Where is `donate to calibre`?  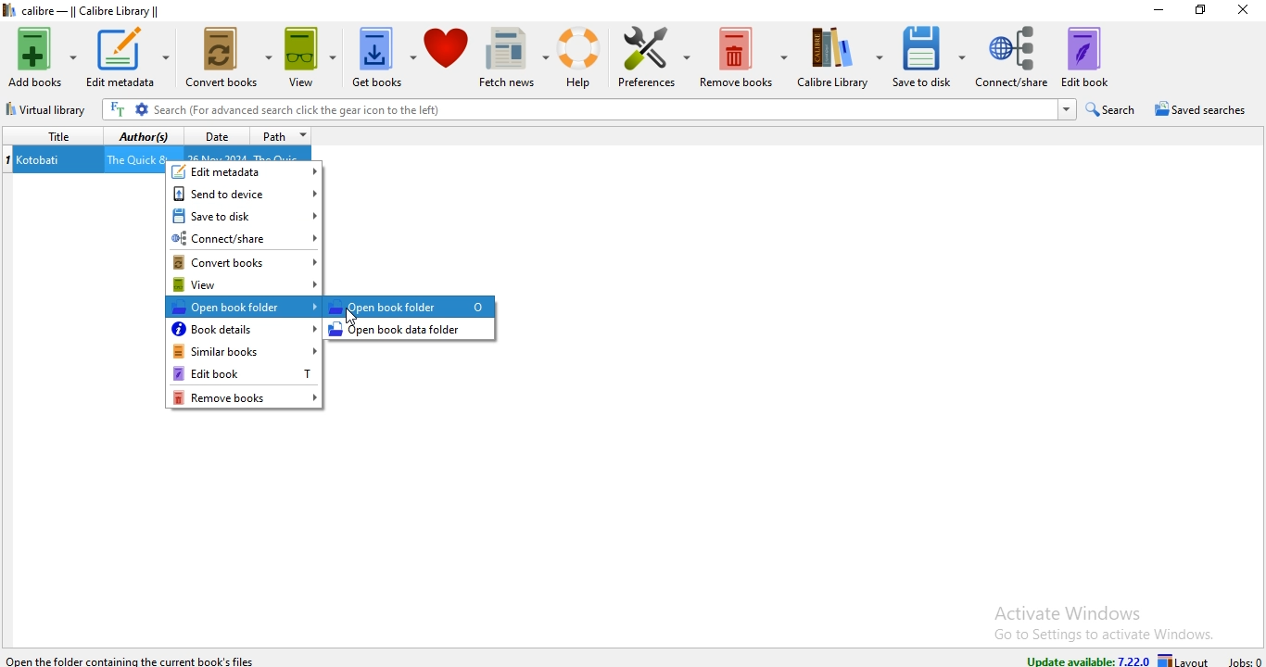 donate to calibre is located at coordinates (446, 57).